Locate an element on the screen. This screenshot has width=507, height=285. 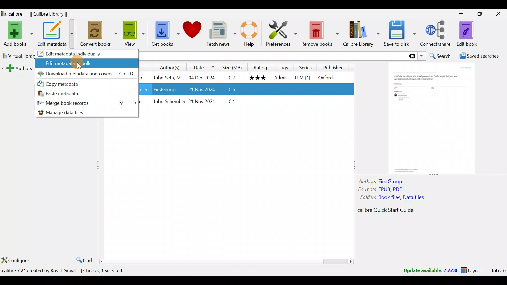
Copy metadata is located at coordinates (58, 83).